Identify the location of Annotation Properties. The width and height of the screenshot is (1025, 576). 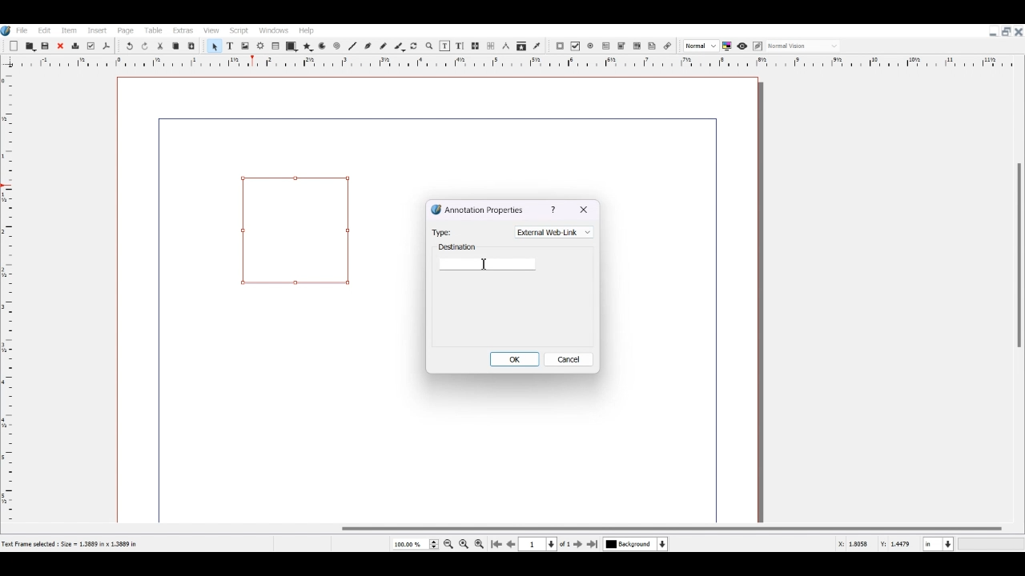
(477, 209).